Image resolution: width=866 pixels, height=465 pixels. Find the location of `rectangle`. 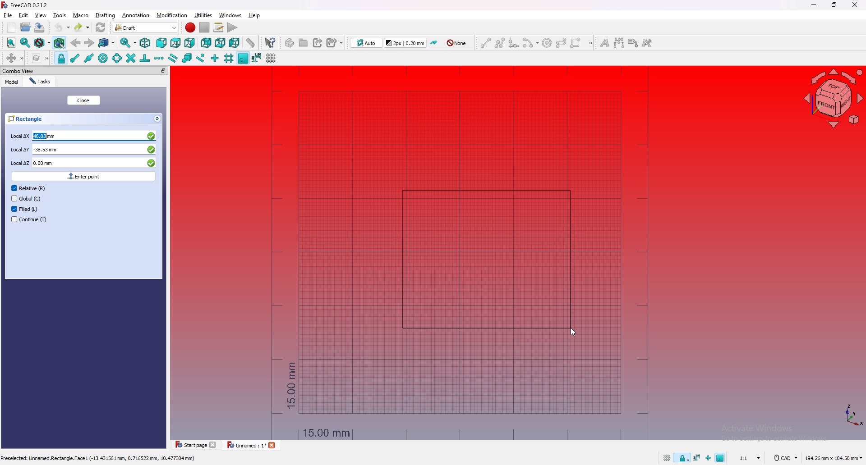

rectangle is located at coordinates (85, 118).